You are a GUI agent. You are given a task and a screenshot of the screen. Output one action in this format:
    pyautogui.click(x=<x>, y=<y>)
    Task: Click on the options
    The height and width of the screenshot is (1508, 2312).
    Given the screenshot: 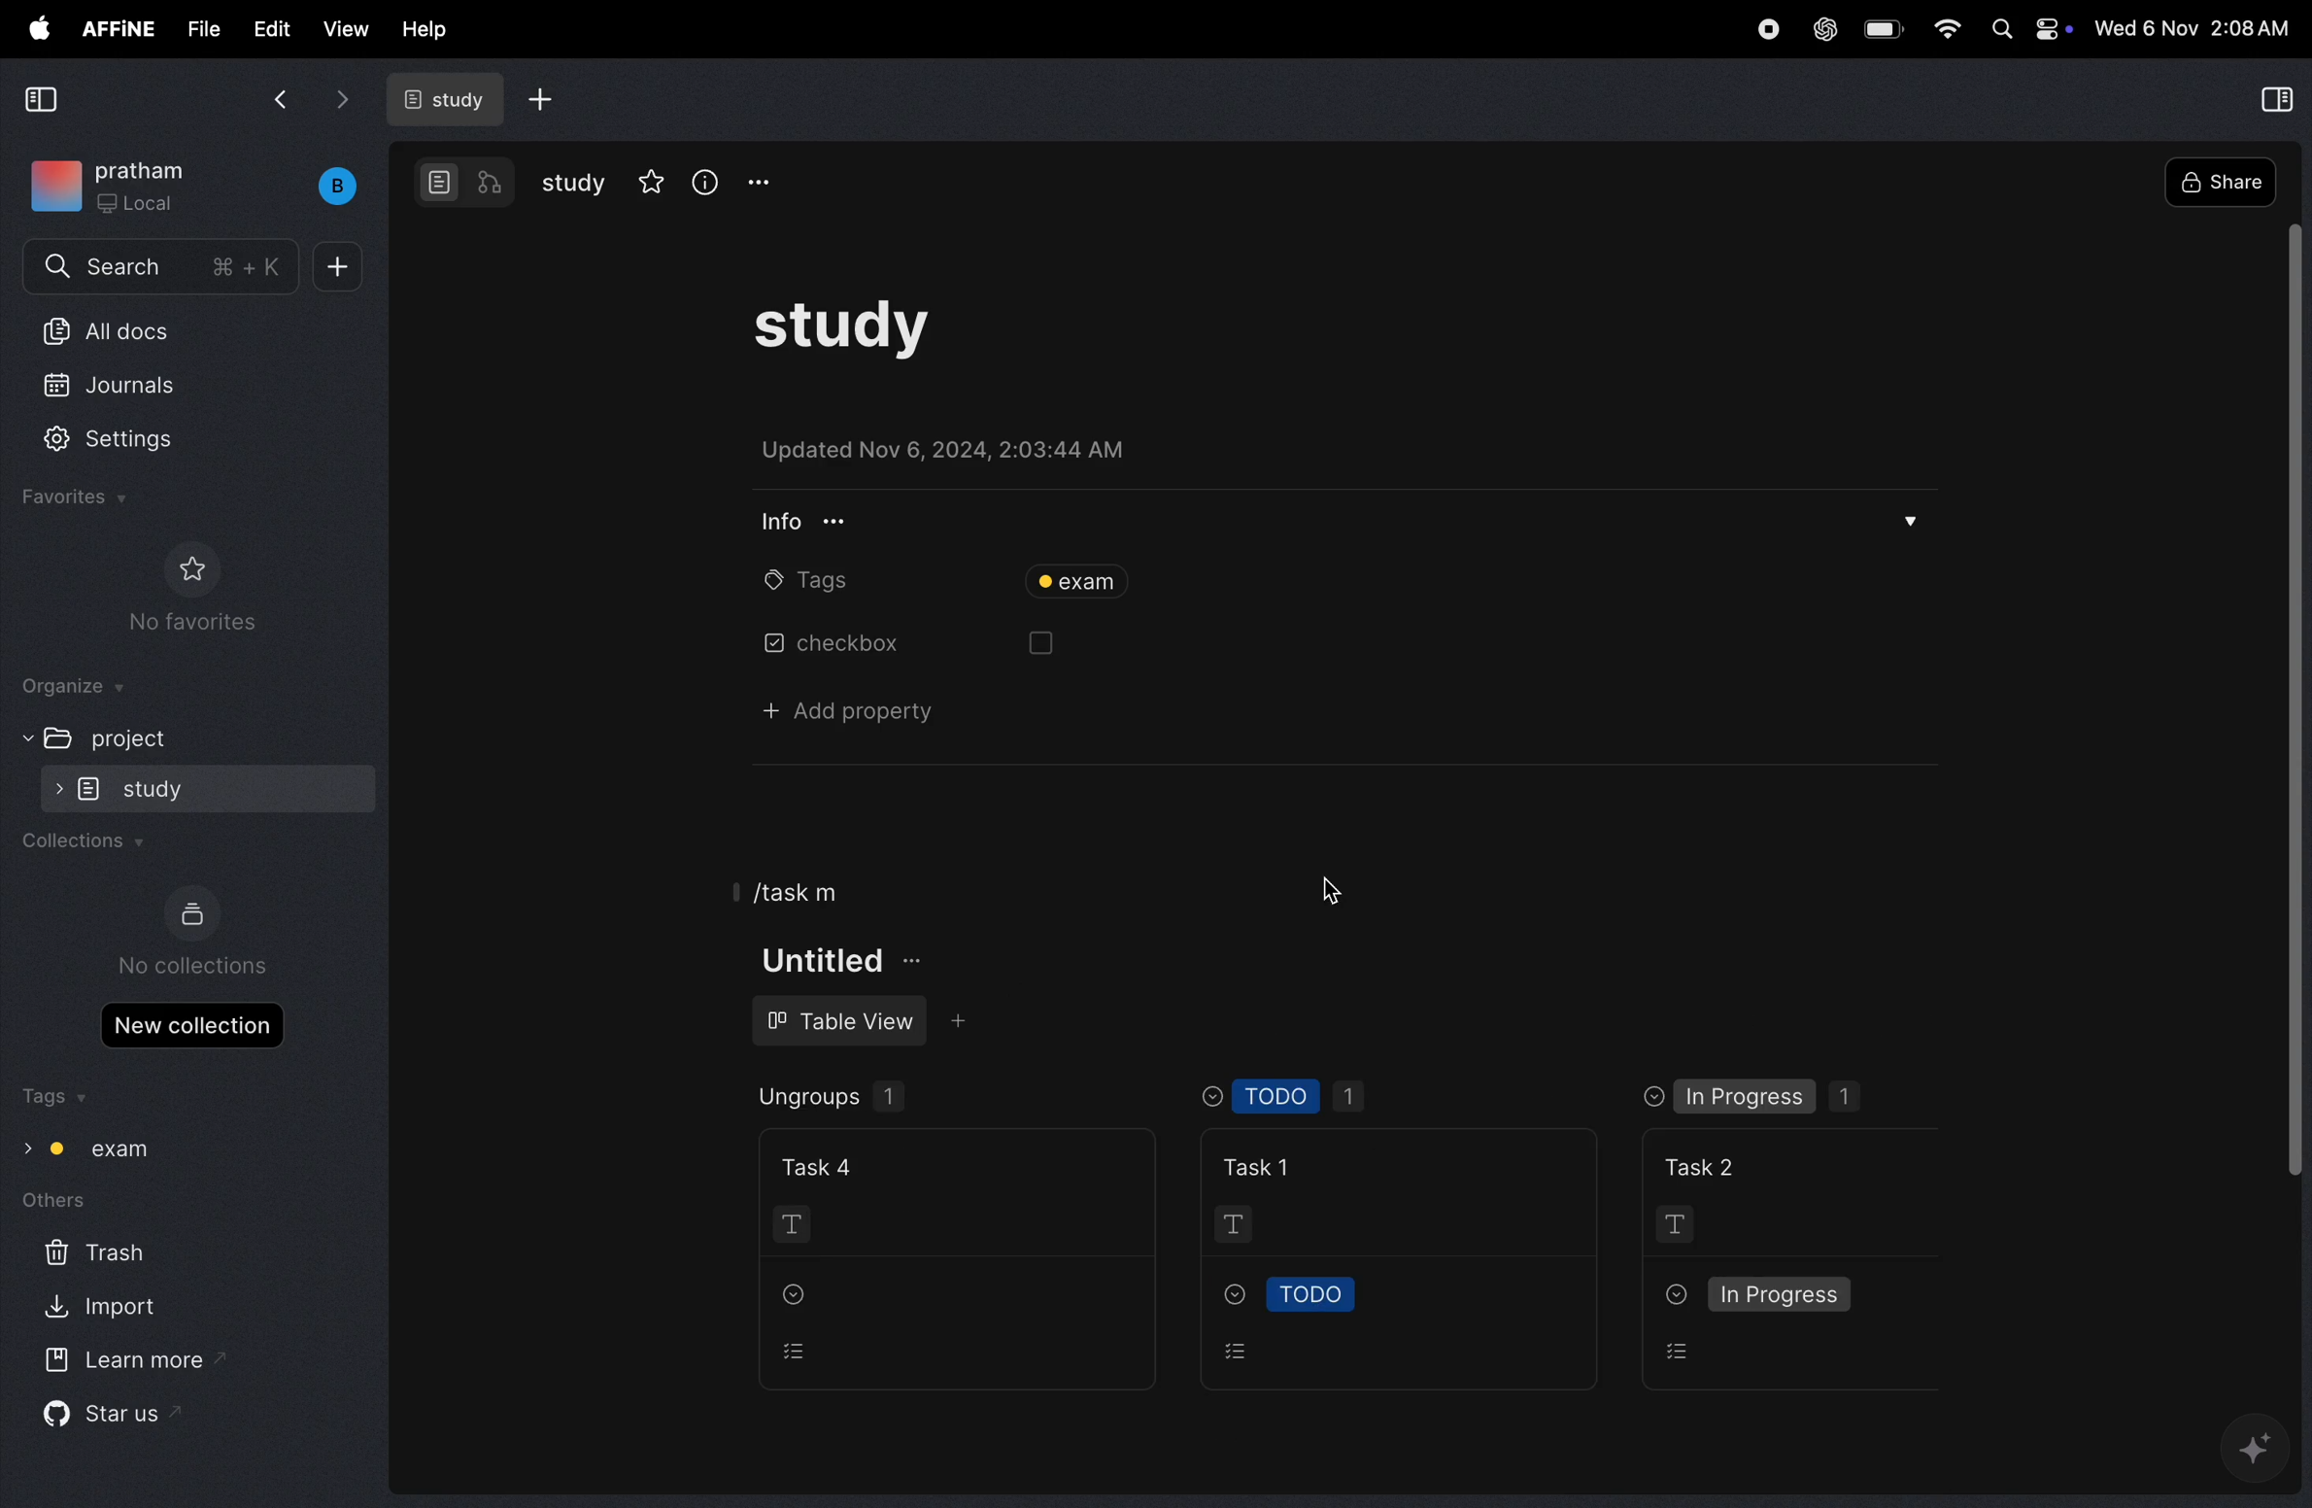 What is the action you would take?
    pyautogui.click(x=799, y=1355)
    